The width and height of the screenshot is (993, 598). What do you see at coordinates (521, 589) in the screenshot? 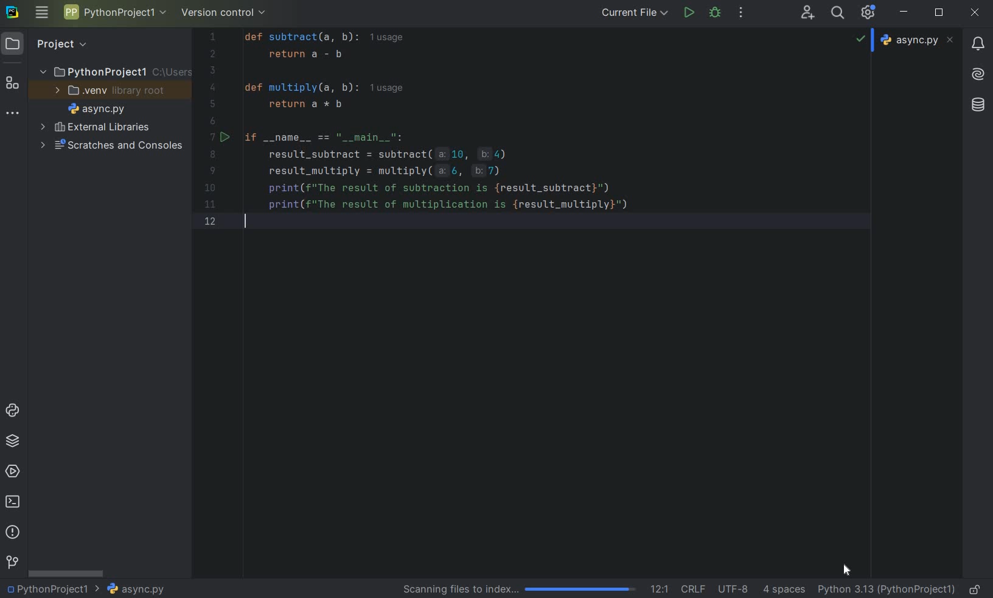
I see `scanning files to index` at bounding box center [521, 589].